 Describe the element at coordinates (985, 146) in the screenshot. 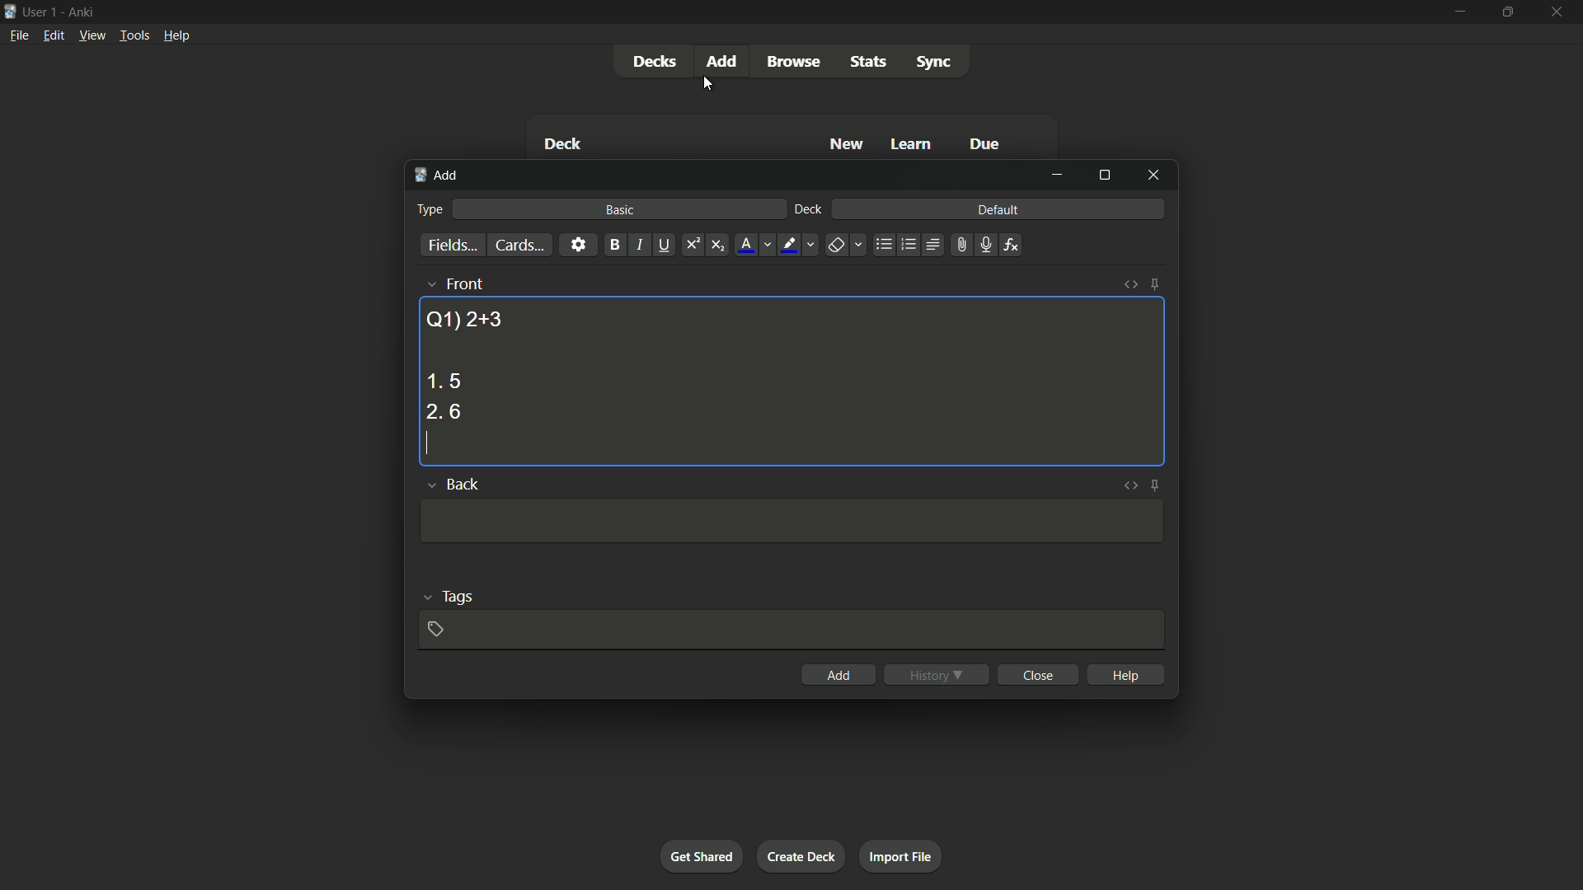

I see `due` at that location.